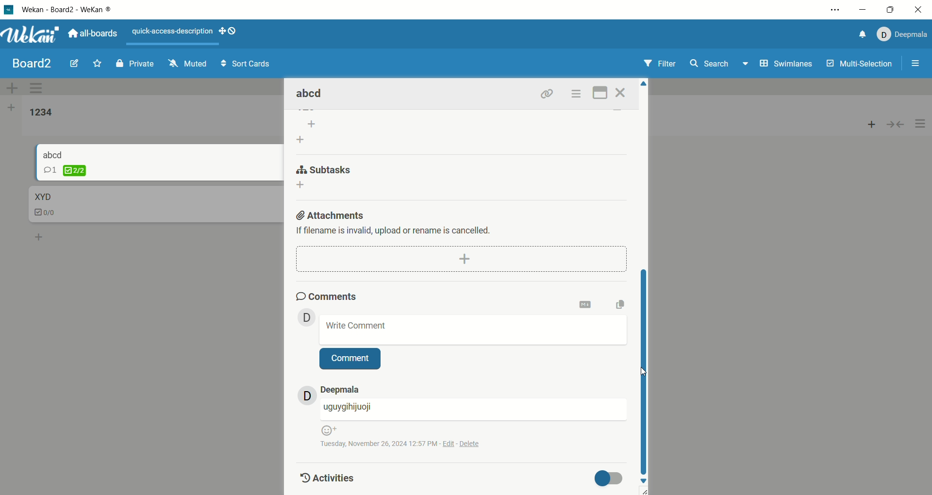 The height and width of the screenshot is (495, 932). What do you see at coordinates (872, 122) in the screenshot?
I see `add` at bounding box center [872, 122].